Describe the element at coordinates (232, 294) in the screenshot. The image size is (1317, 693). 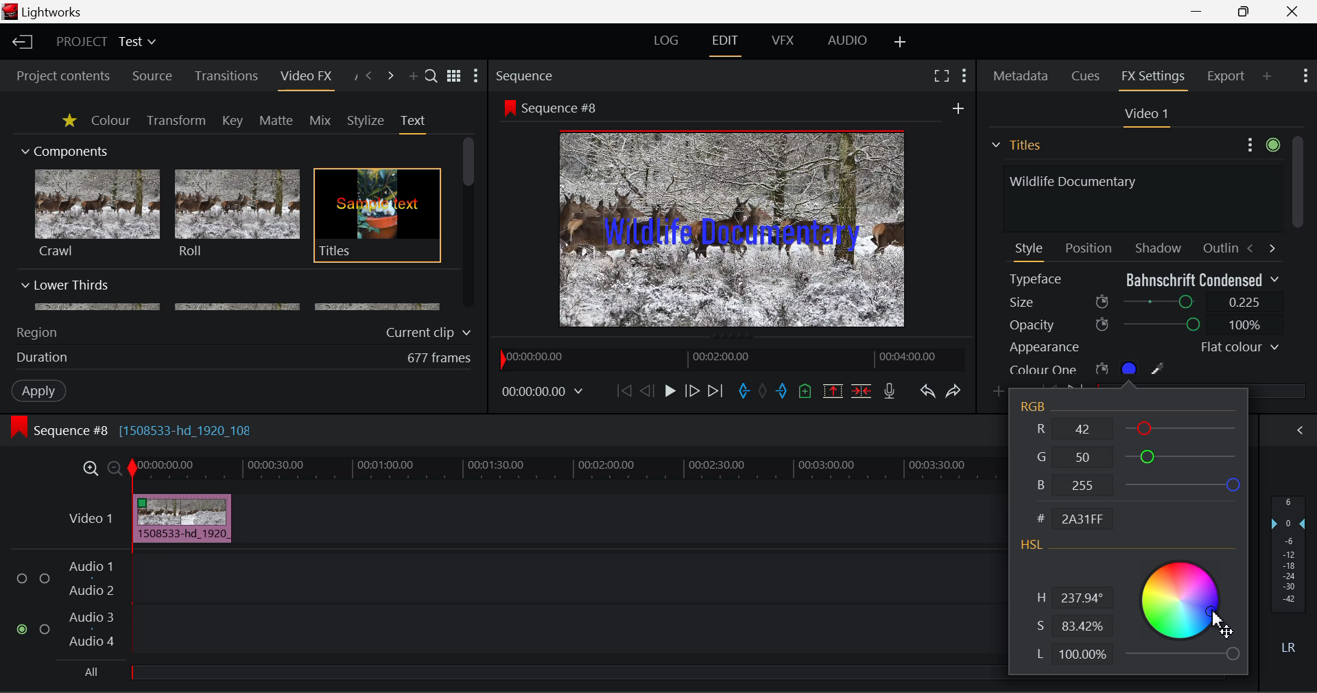
I see `Lower Thirds` at that location.